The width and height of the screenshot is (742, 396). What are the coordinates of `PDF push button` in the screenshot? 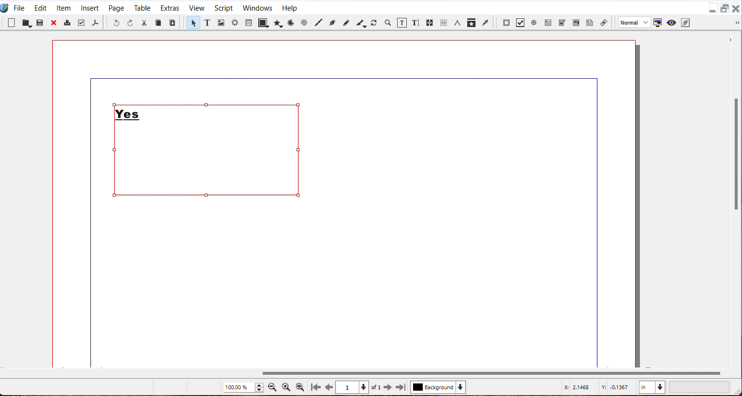 It's located at (506, 22).